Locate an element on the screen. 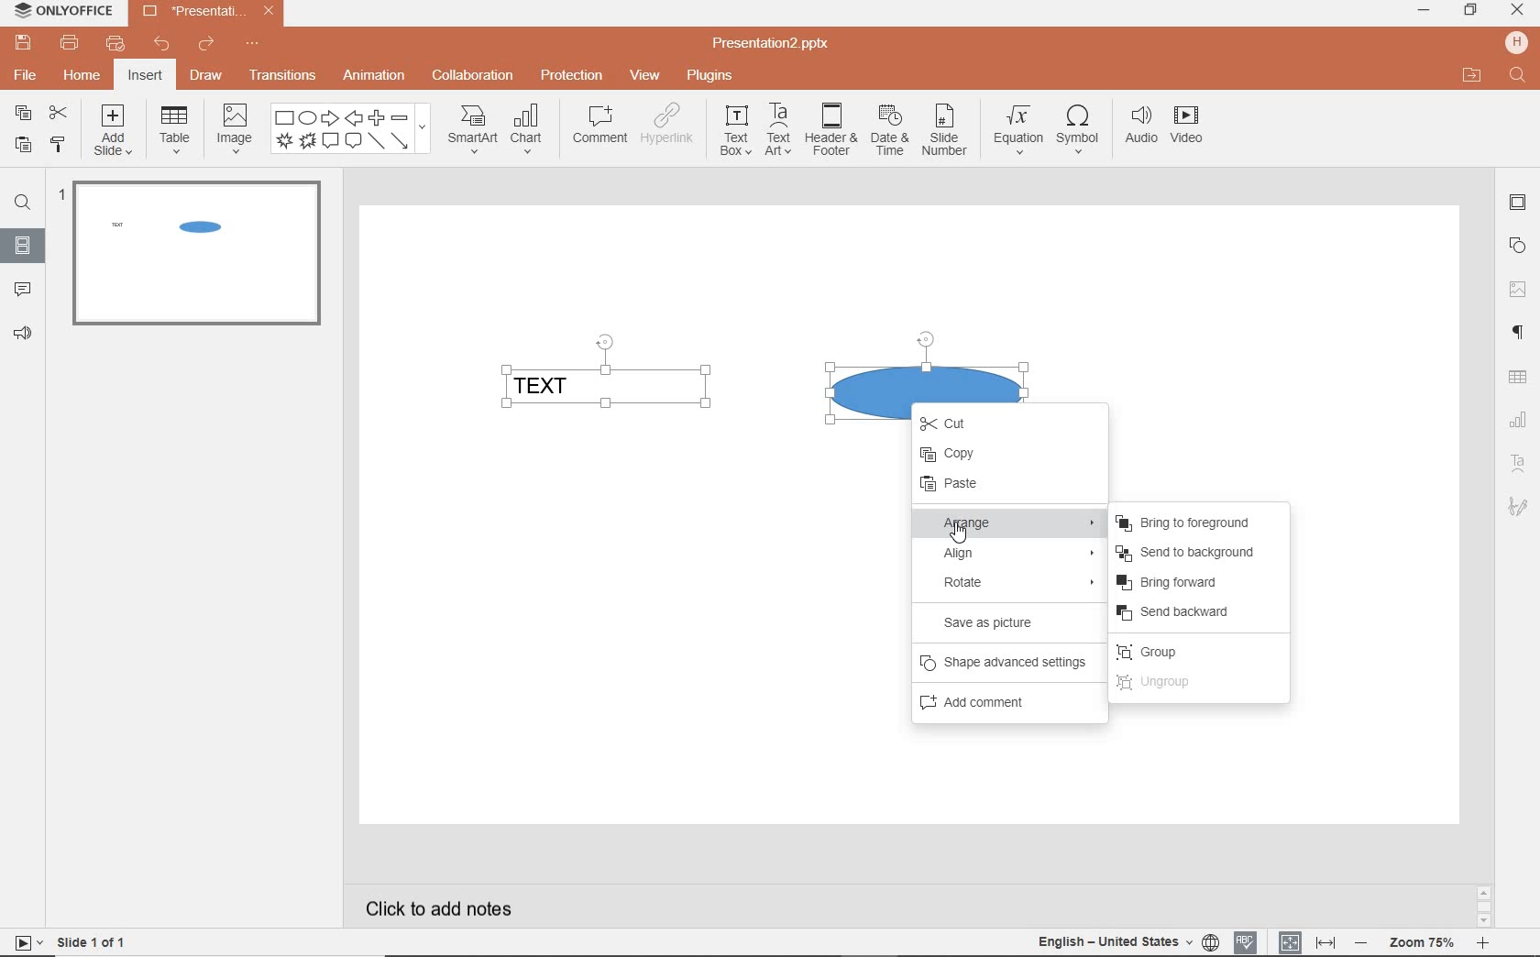 This screenshot has width=1540, height=957. add slide is located at coordinates (114, 133).